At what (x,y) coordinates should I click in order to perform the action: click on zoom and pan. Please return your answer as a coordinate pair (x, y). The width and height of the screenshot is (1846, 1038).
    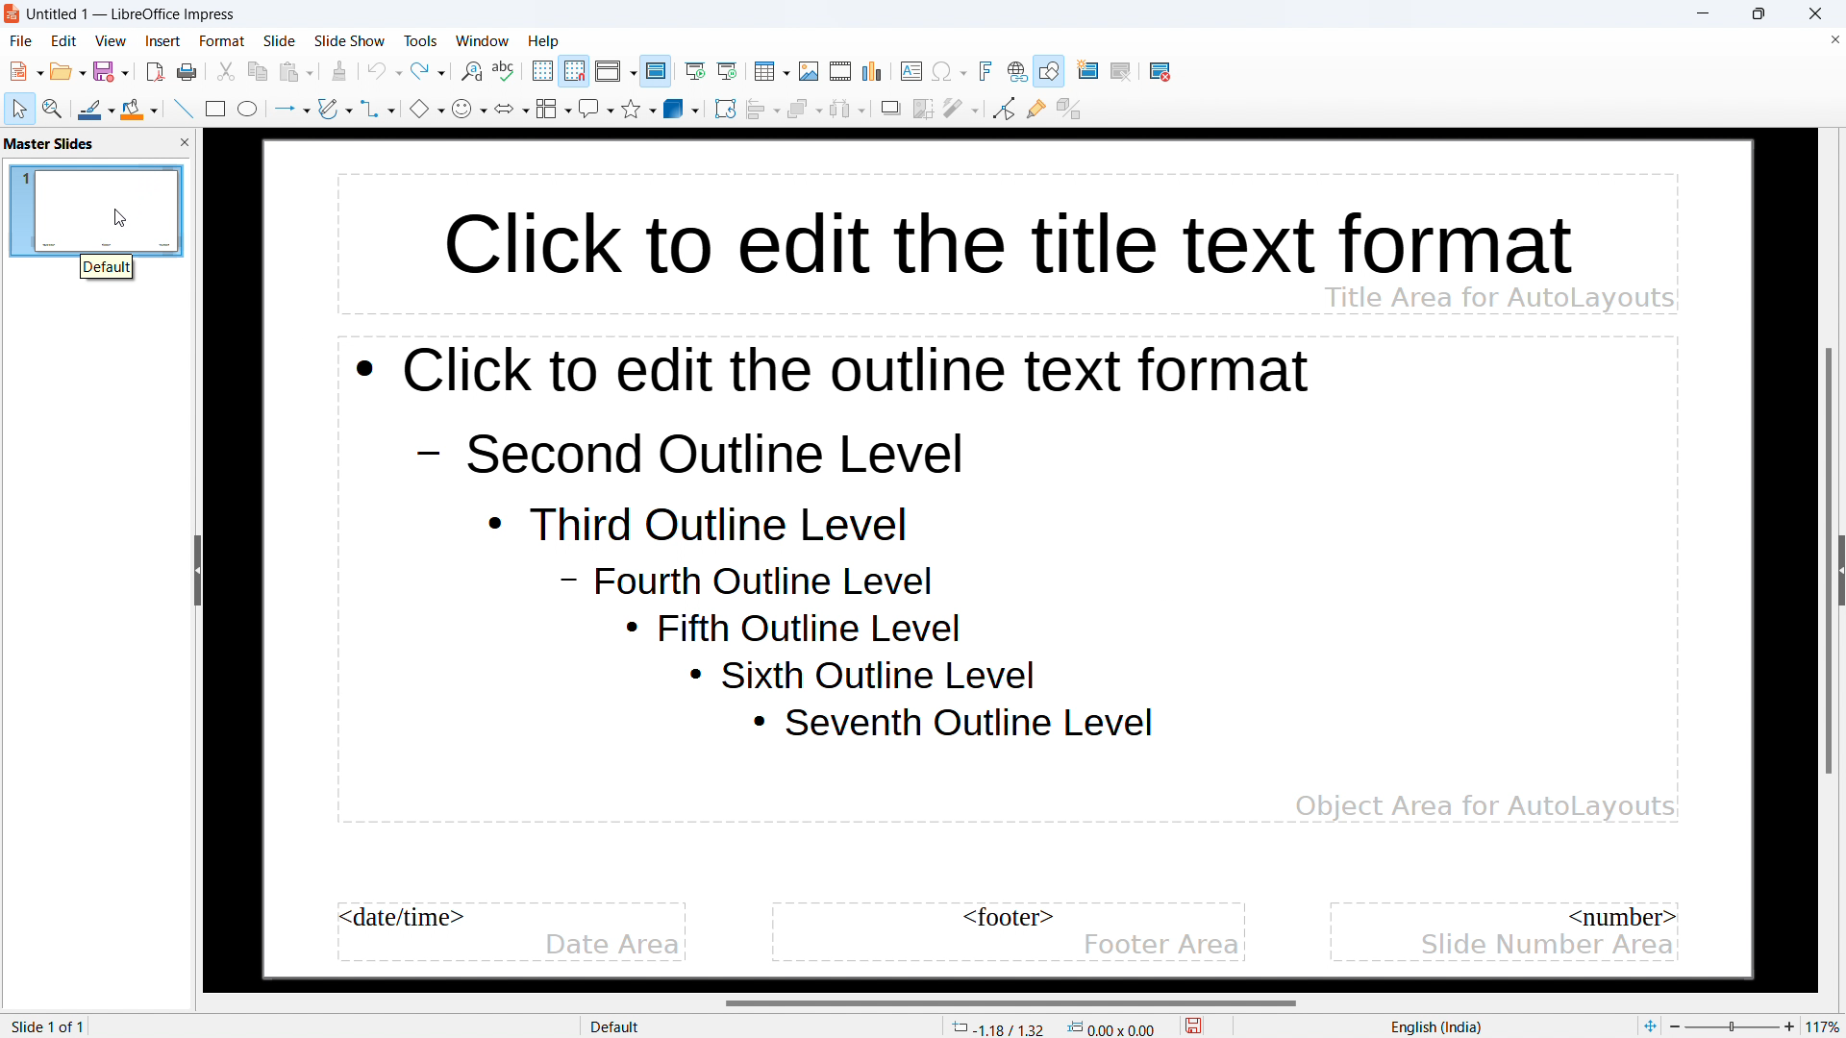
    Looking at the image, I should click on (53, 108).